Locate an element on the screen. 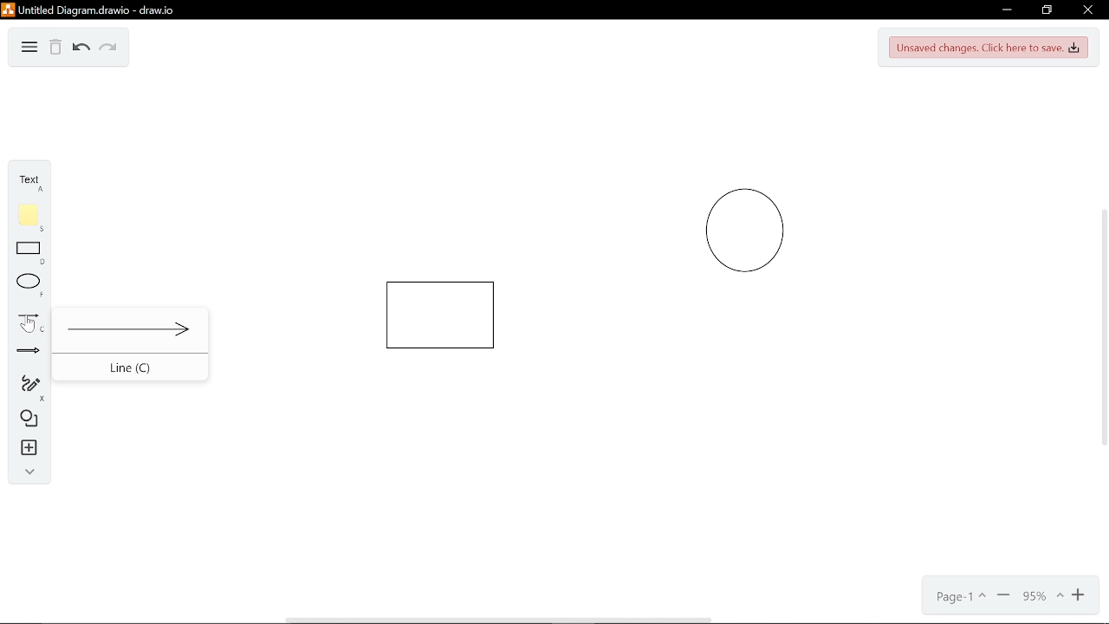  Insert is located at coordinates (25, 448).